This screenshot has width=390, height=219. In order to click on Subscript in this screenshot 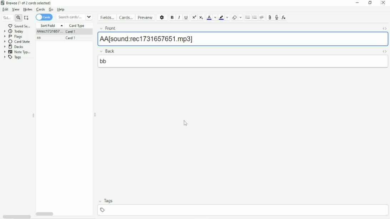, I will do `click(201, 17)`.